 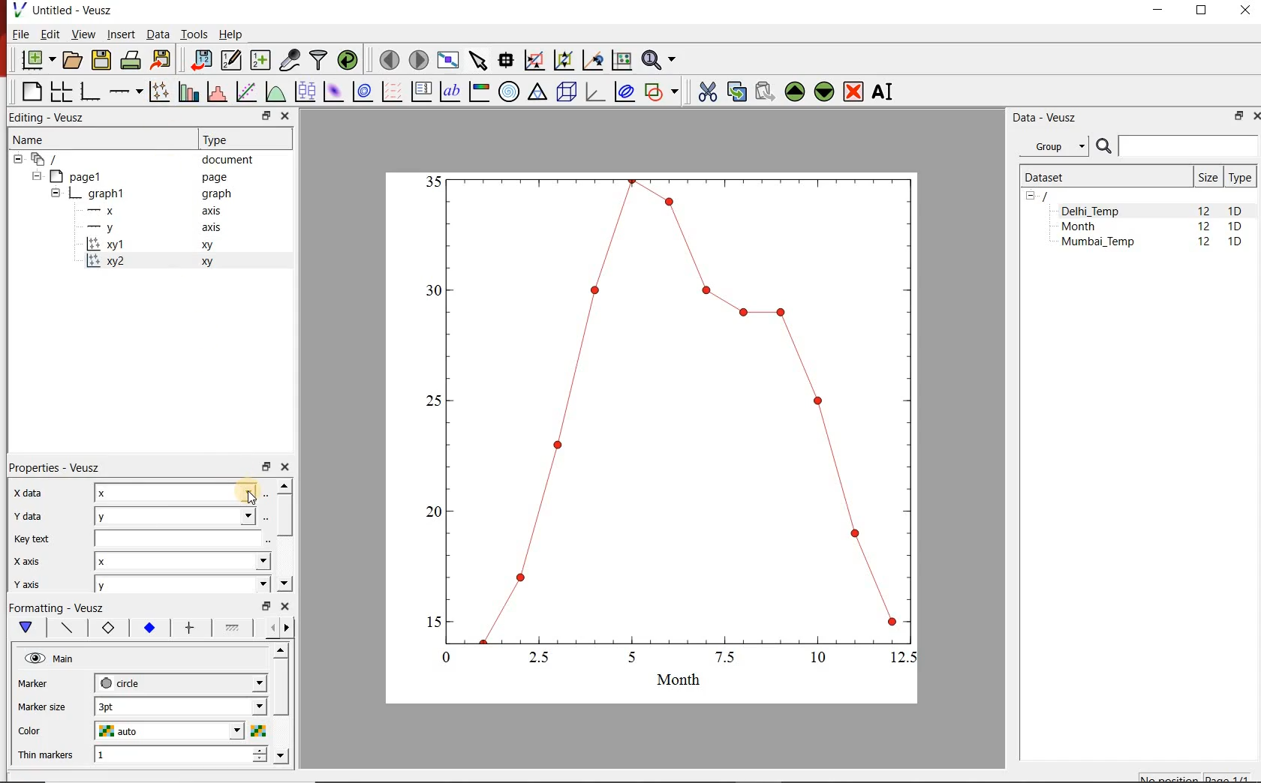 I want to click on move the selected widget down, so click(x=824, y=92).